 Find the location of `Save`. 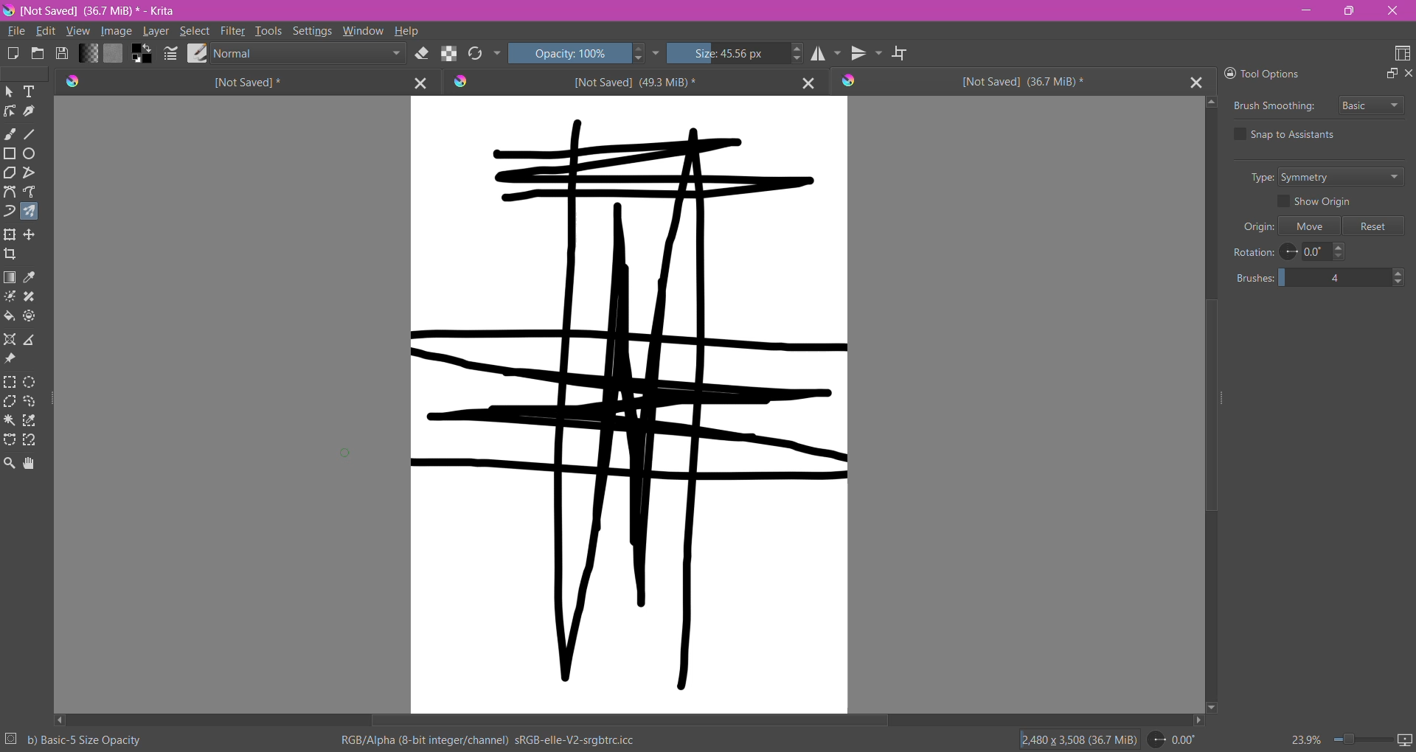

Save is located at coordinates (63, 55).